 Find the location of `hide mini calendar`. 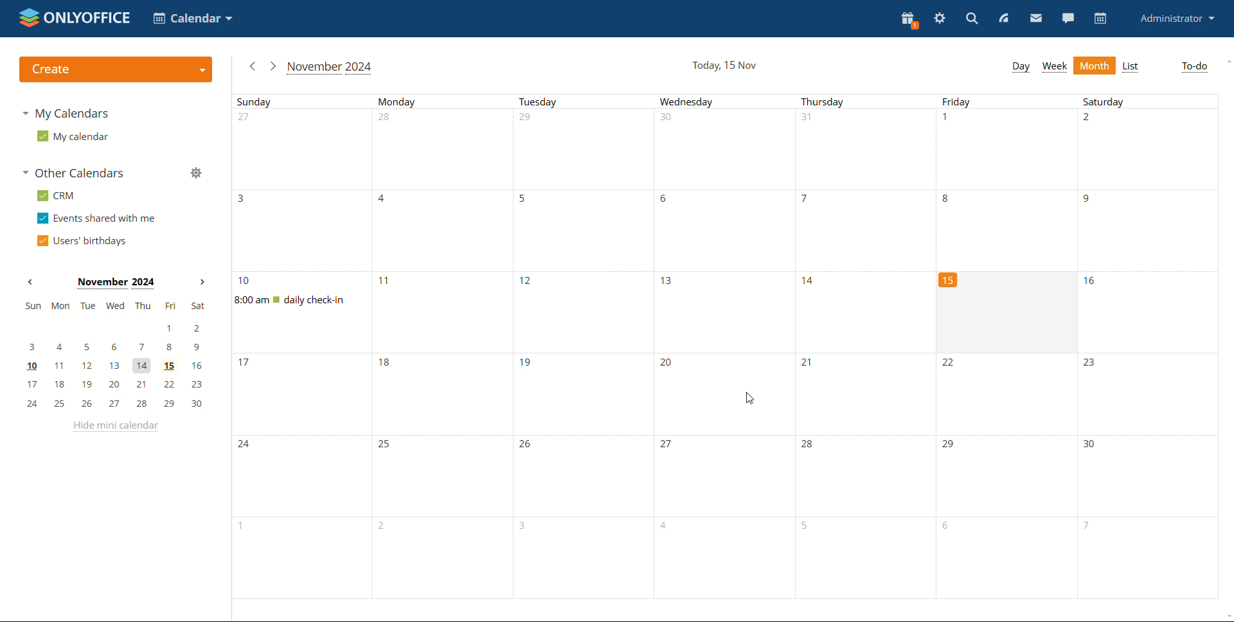

hide mini calendar is located at coordinates (115, 427).